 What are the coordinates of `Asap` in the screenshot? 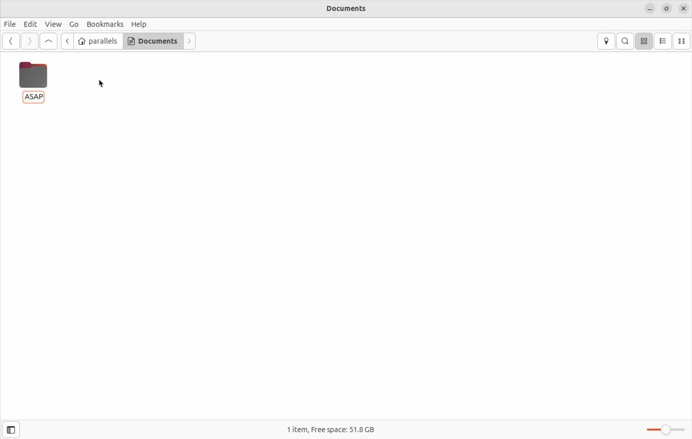 It's located at (32, 80).